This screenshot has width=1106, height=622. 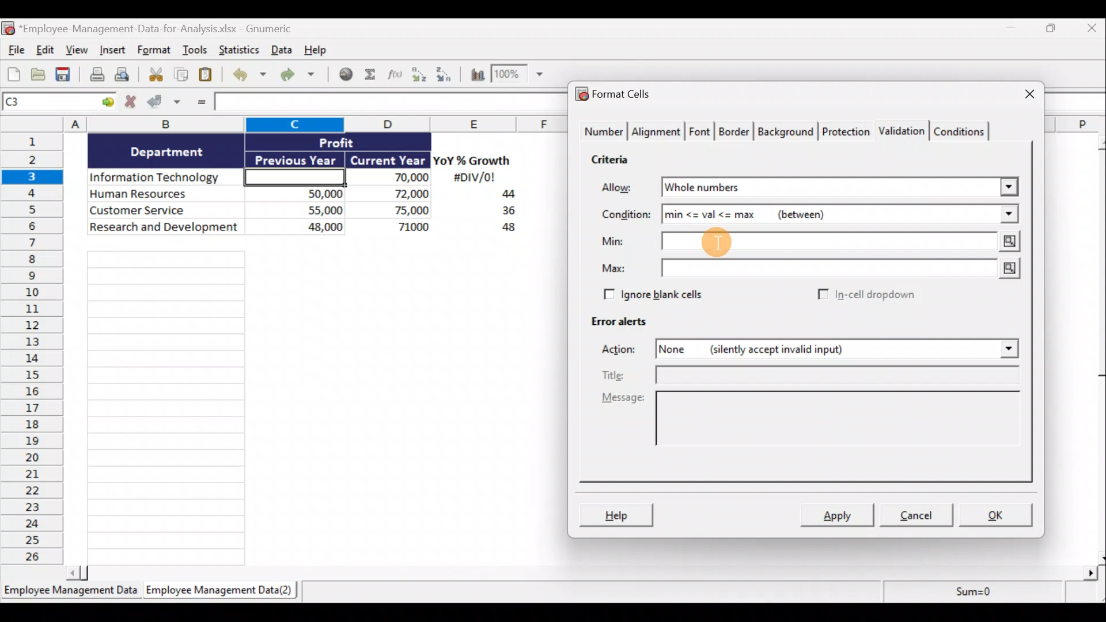 I want to click on Title, so click(x=814, y=375).